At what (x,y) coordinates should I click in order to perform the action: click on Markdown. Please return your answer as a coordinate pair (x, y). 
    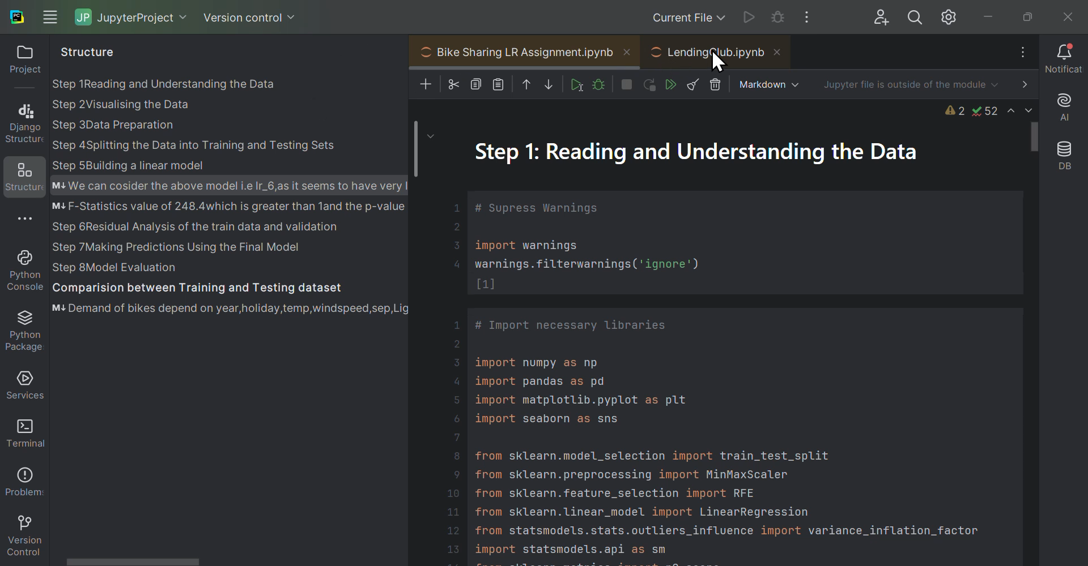
    Looking at the image, I should click on (770, 85).